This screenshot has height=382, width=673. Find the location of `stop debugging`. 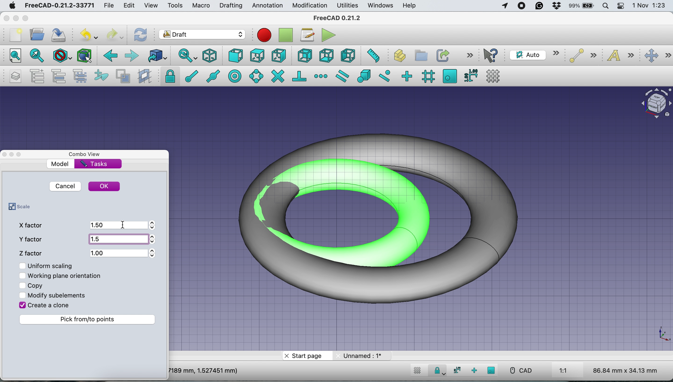

stop debugging is located at coordinates (284, 35).